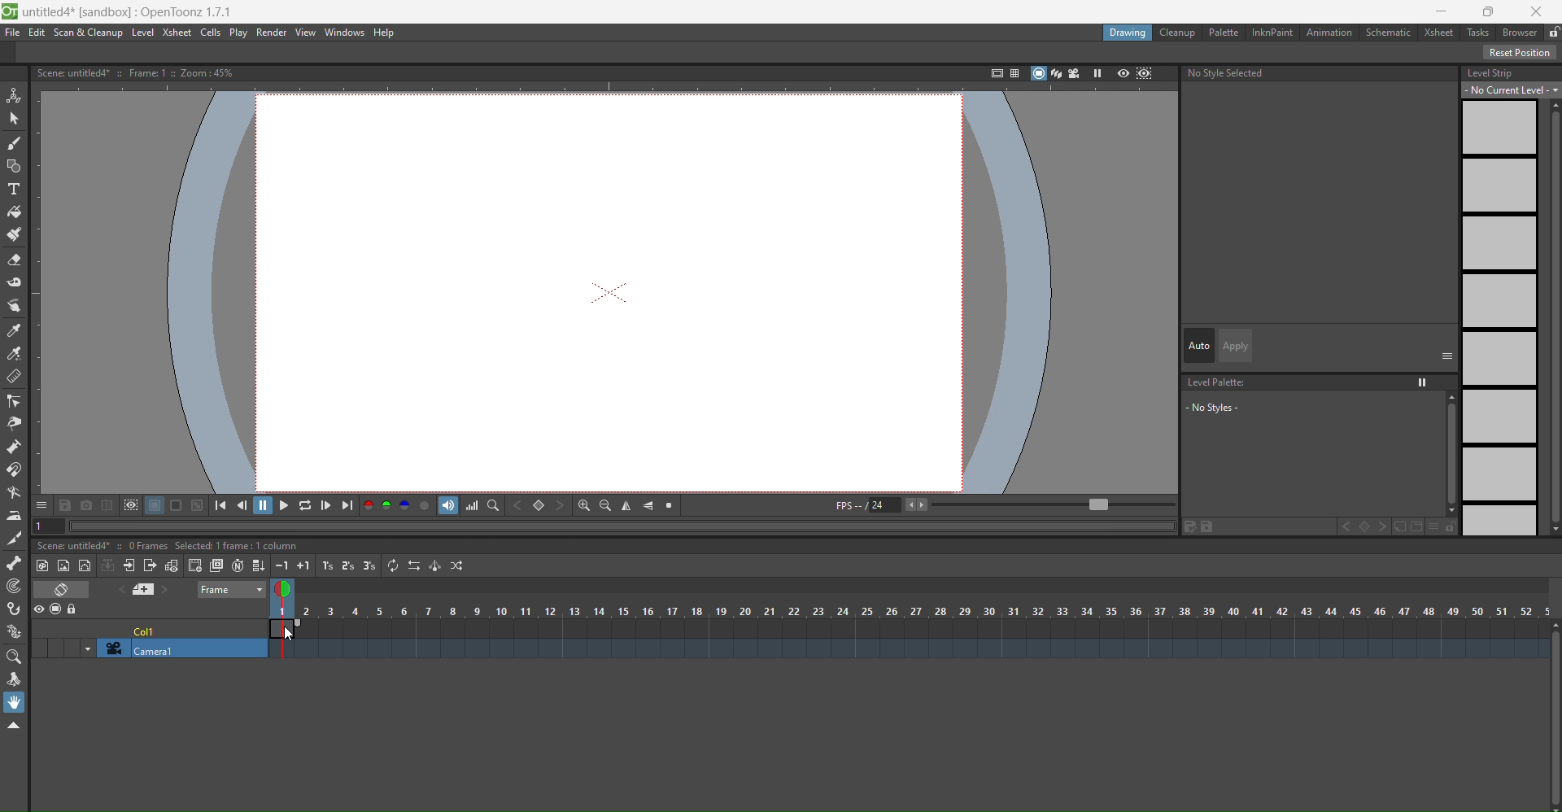  I want to click on no current level, so click(1512, 89).